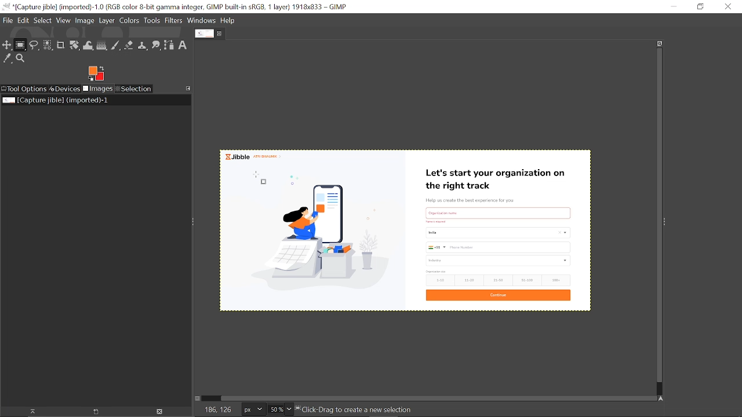 This screenshot has width=742, height=417. I want to click on Gradient tool, so click(102, 46).